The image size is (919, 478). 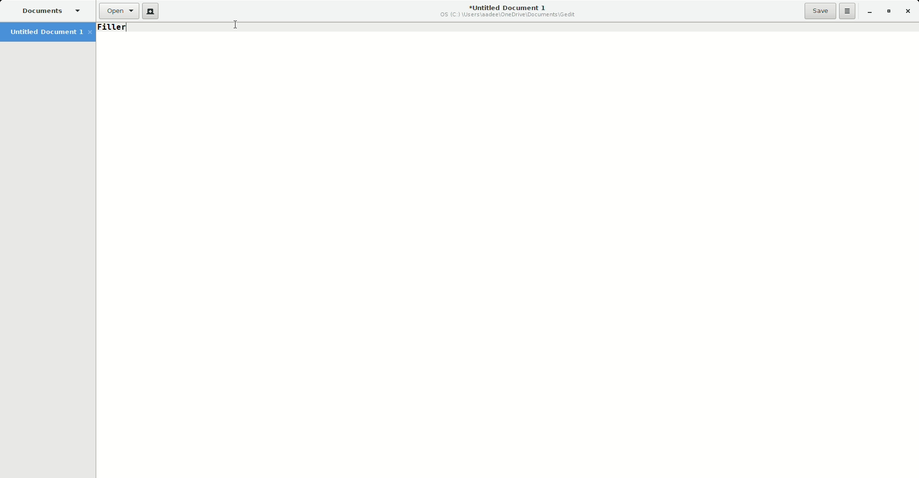 I want to click on Save, so click(x=820, y=11).